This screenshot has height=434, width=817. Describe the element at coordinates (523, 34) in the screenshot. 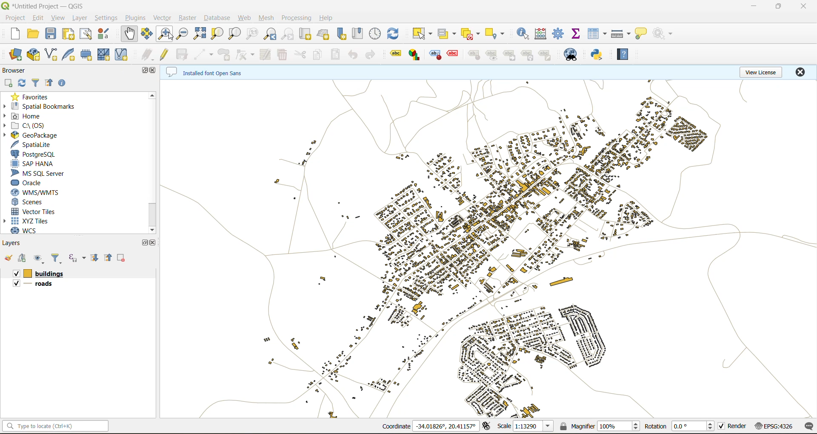

I see `identify features` at that location.